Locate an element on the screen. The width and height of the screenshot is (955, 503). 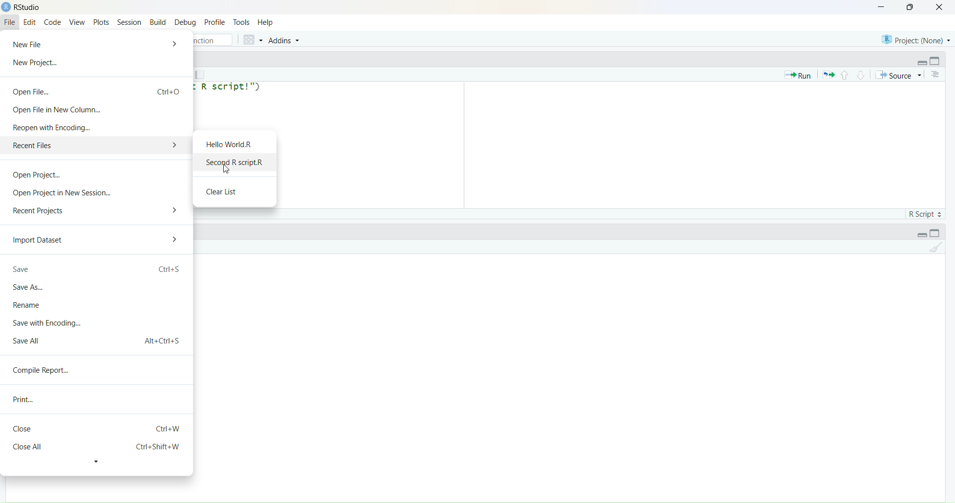
More is located at coordinates (176, 43).